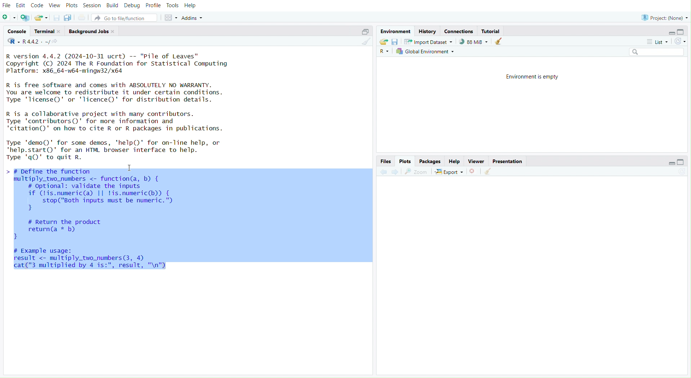 The image size is (691, 378). What do you see at coordinates (84, 17) in the screenshot?
I see `Print the current file` at bounding box center [84, 17].